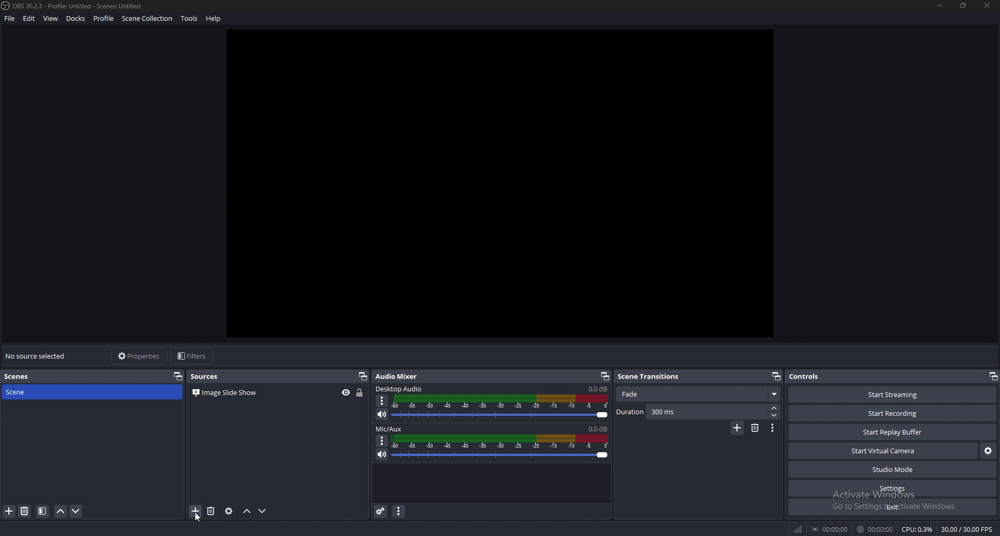 The width and height of the screenshot is (1000, 536). What do you see at coordinates (60, 512) in the screenshot?
I see `move scene up` at bounding box center [60, 512].